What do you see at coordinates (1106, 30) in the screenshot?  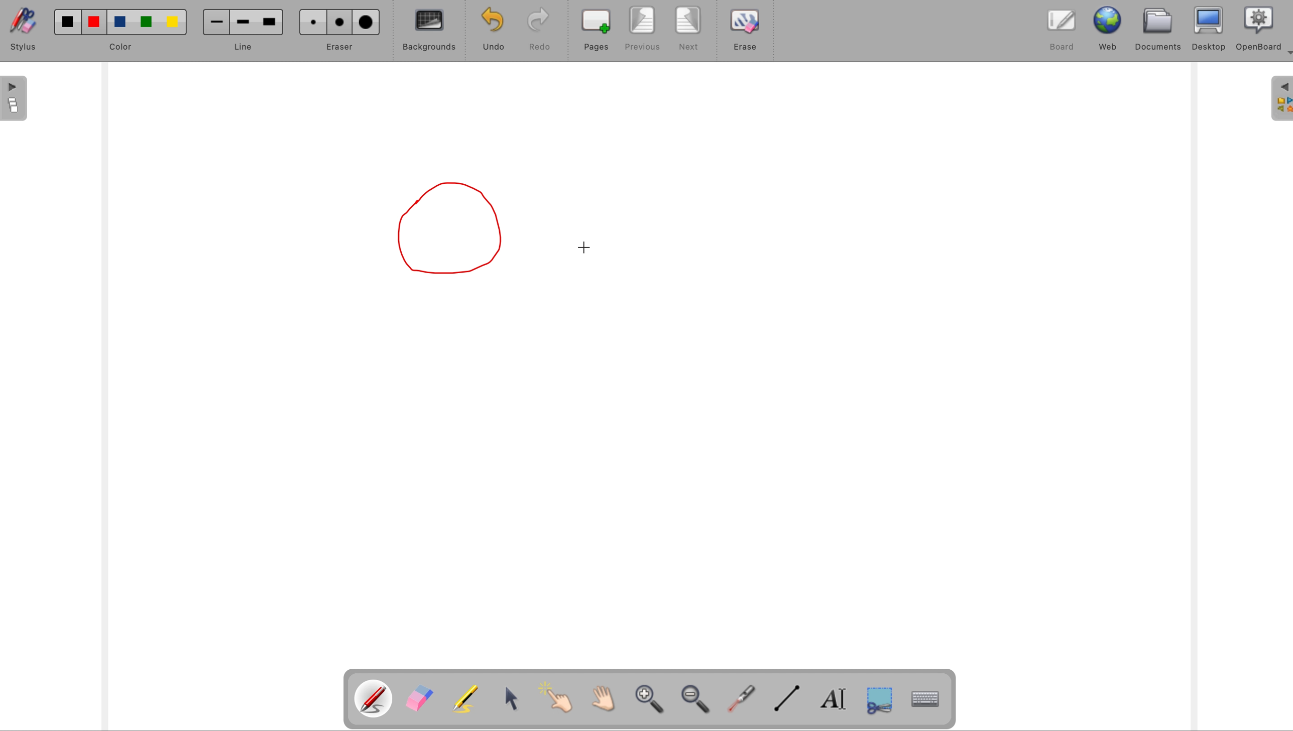 I see `web` at bounding box center [1106, 30].